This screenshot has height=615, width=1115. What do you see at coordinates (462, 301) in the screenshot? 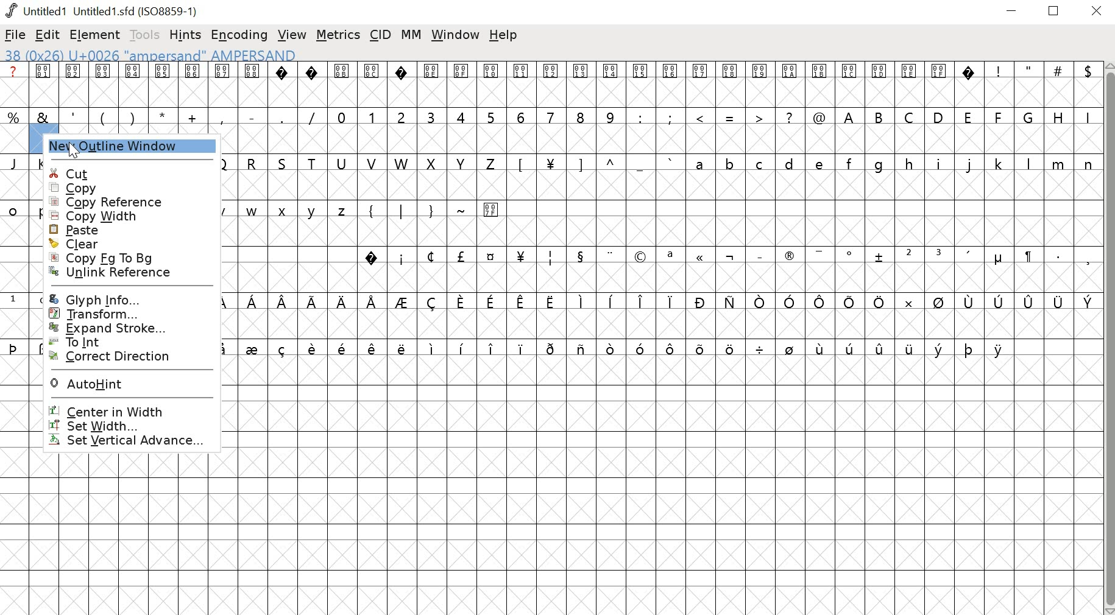
I see `symbol` at bounding box center [462, 301].